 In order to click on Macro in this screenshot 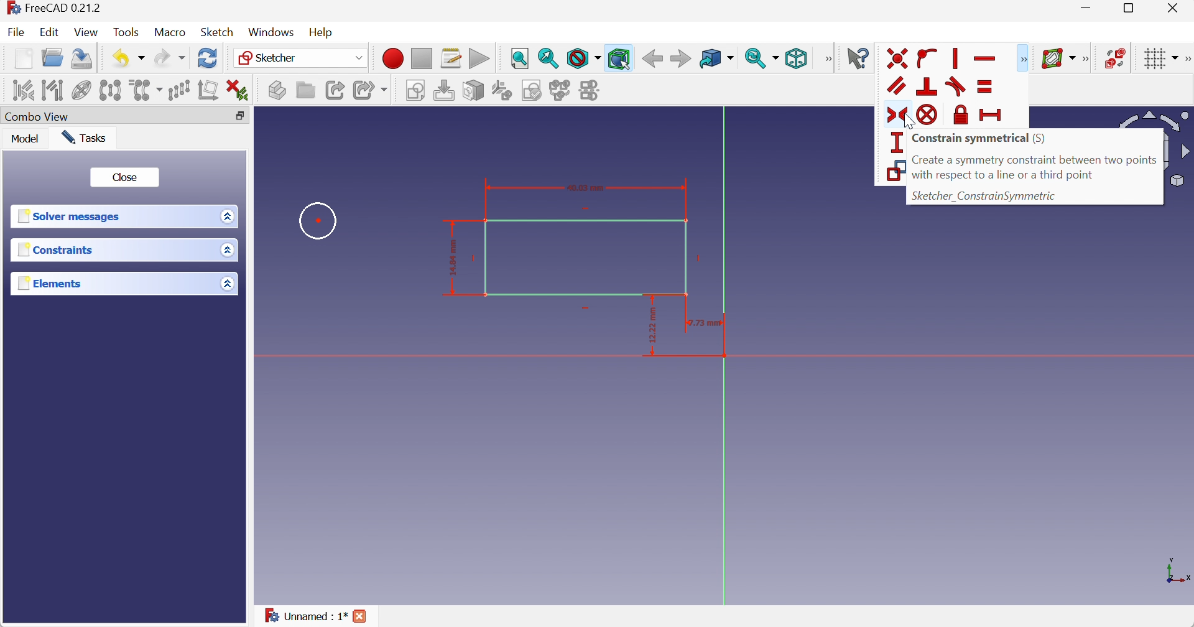, I will do `click(169, 32)`.